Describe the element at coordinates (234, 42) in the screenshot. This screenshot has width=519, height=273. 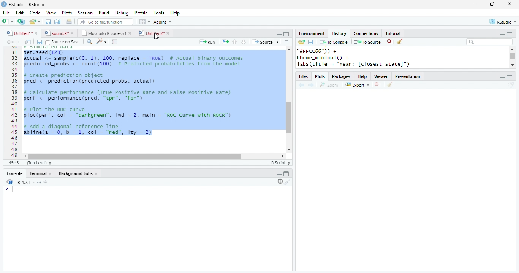
I see `up` at that location.